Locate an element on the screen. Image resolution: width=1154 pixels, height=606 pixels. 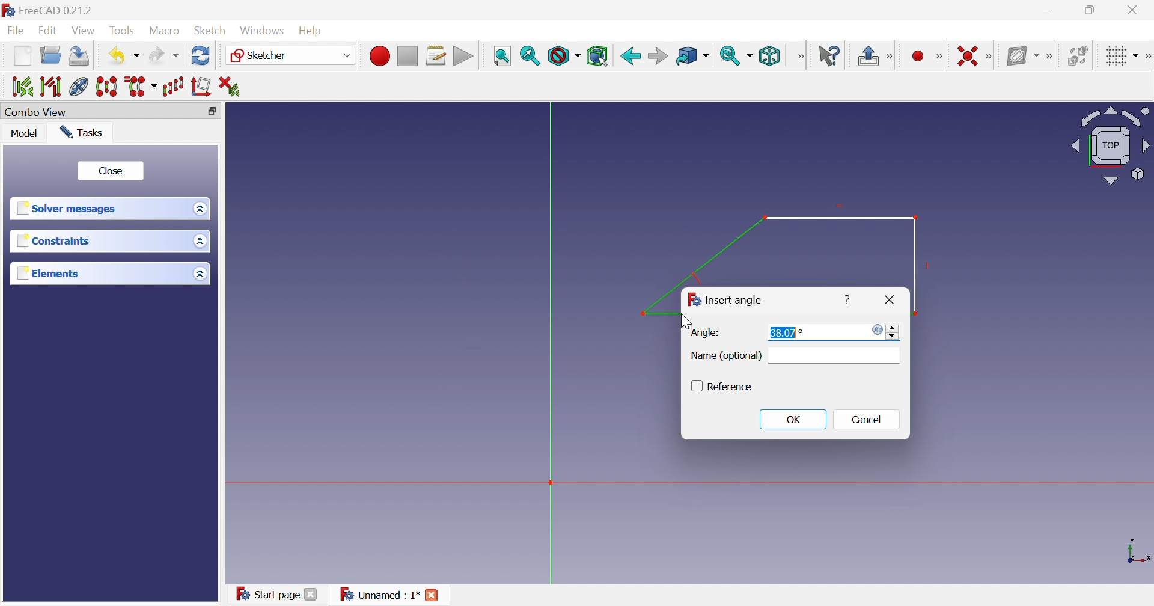
Back is located at coordinates (629, 55).